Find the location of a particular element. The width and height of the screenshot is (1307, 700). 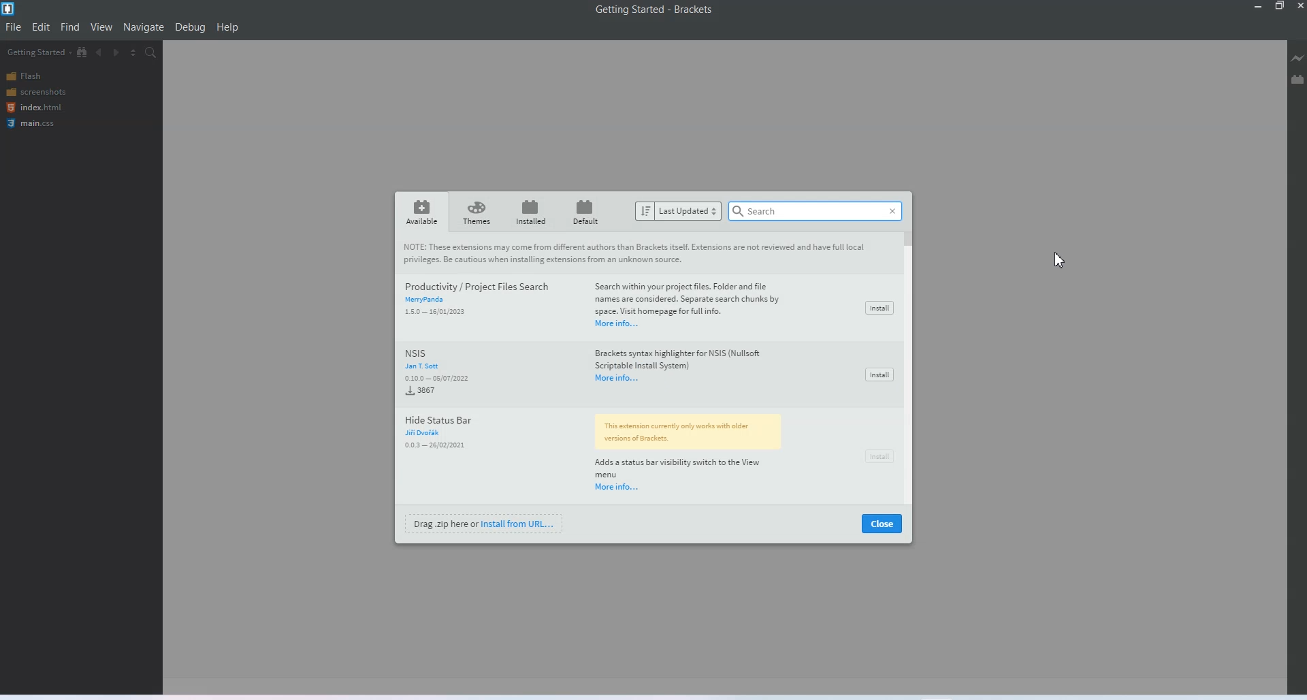

Minimize is located at coordinates (1259, 7).